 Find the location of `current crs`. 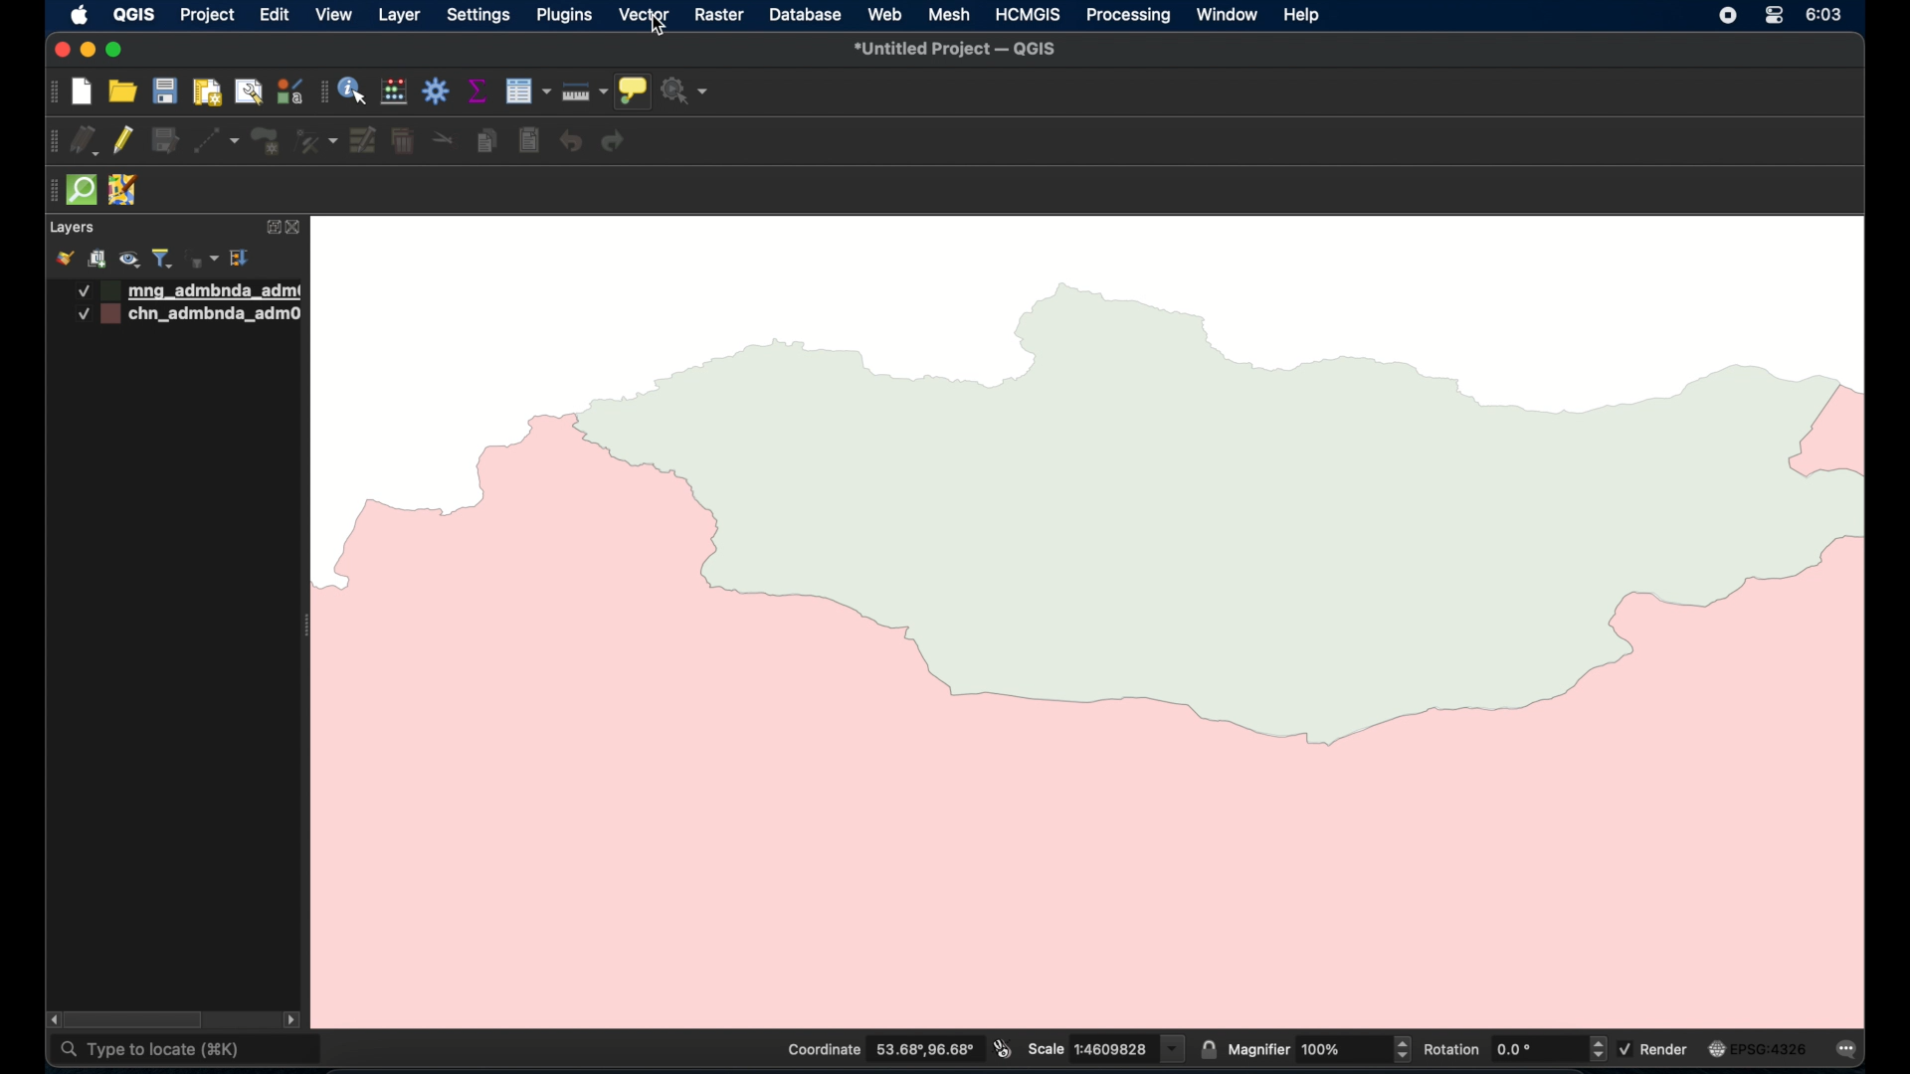

current crs is located at coordinates (1758, 1048).